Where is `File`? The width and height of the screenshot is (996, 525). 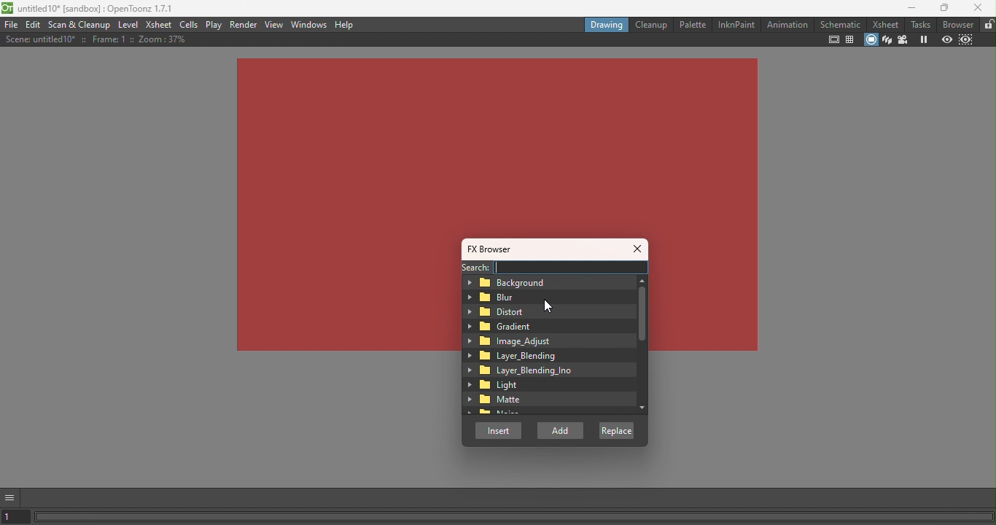 File is located at coordinates (11, 25).